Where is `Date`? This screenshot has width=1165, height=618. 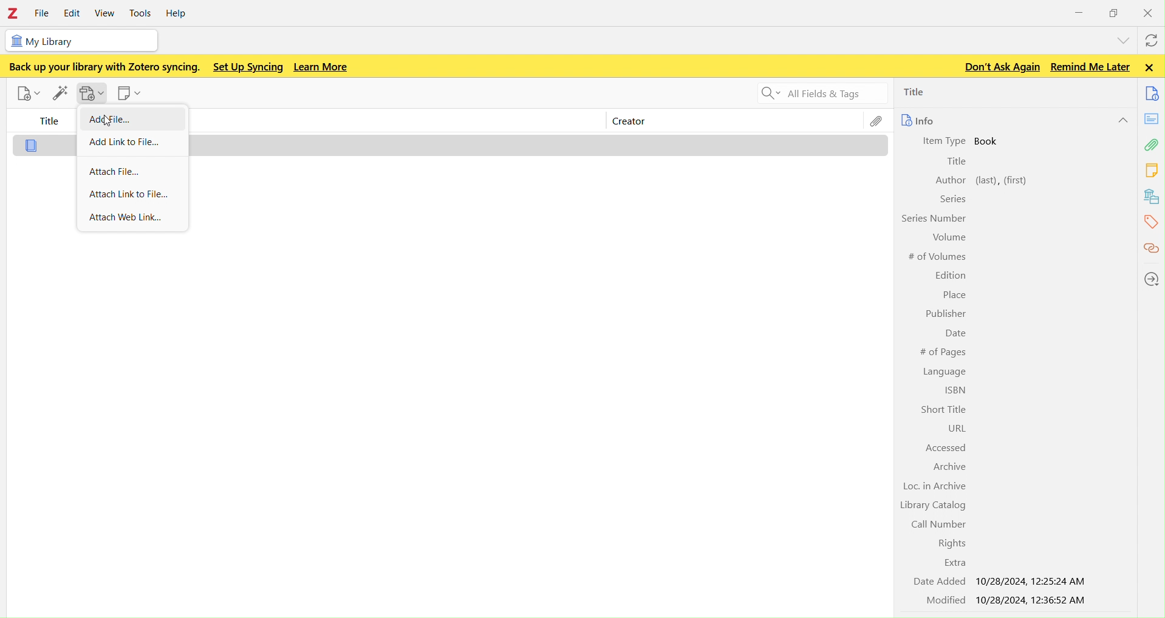
Date is located at coordinates (952, 332).